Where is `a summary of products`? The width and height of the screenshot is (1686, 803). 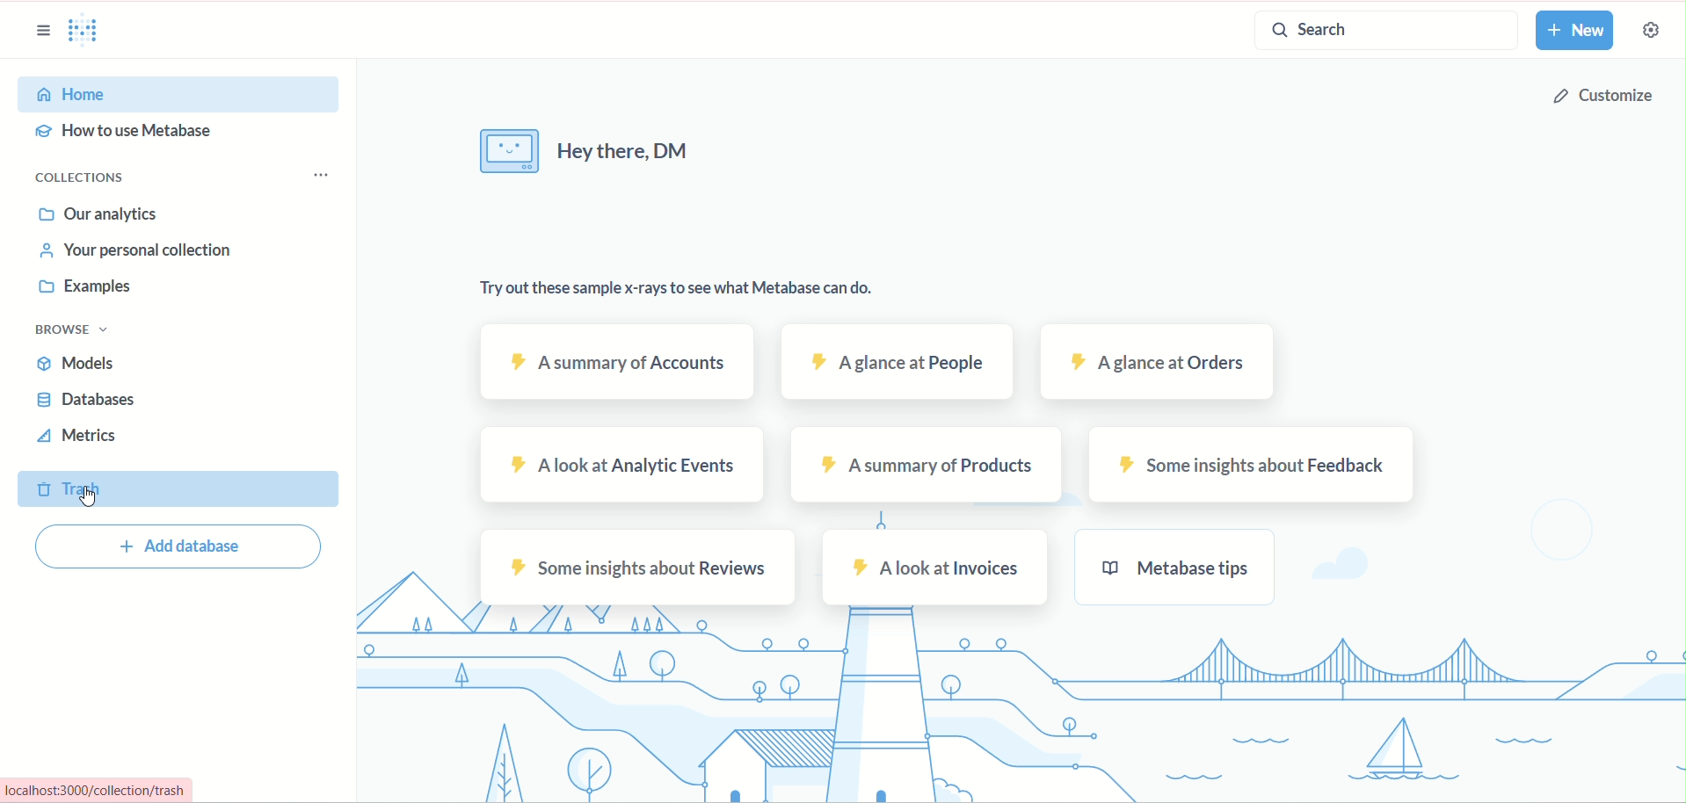 a summary of products is located at coordinates (928, 465).